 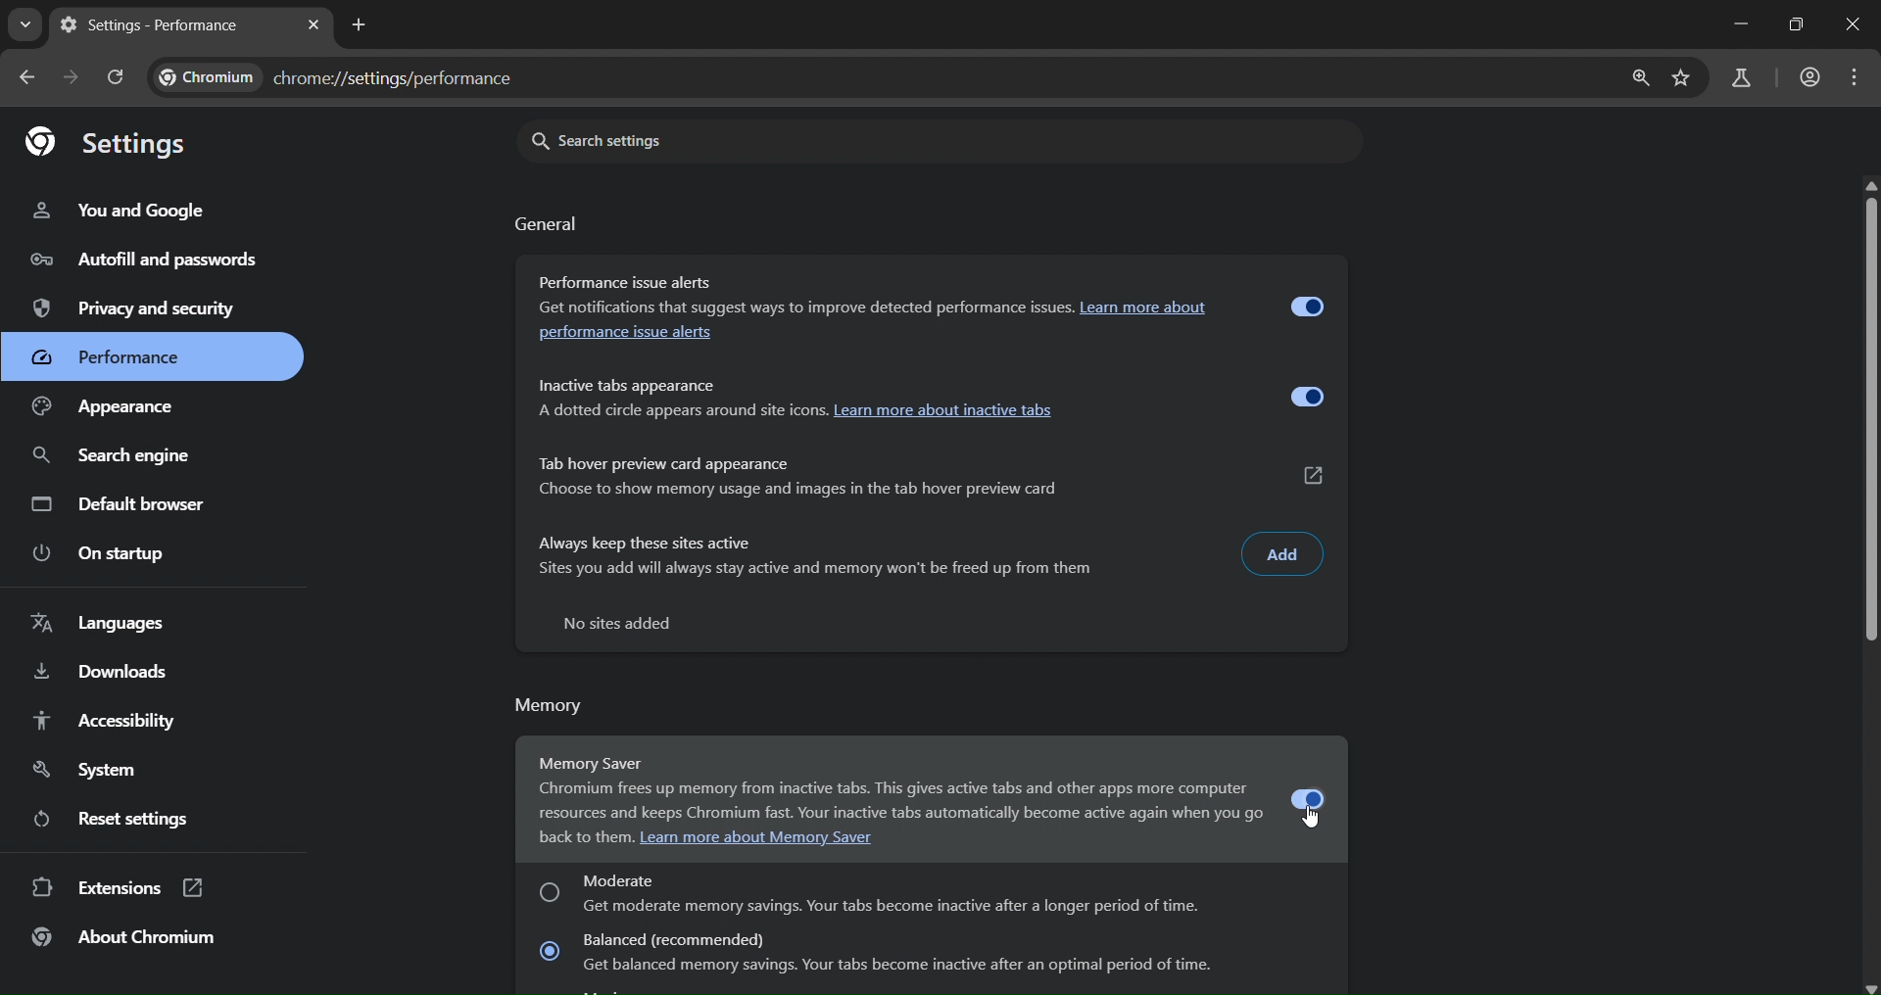 What do you see at coordinates (1309, 800) in the screenshot?
I see `toggle button` at bounding box center [1309, 800].